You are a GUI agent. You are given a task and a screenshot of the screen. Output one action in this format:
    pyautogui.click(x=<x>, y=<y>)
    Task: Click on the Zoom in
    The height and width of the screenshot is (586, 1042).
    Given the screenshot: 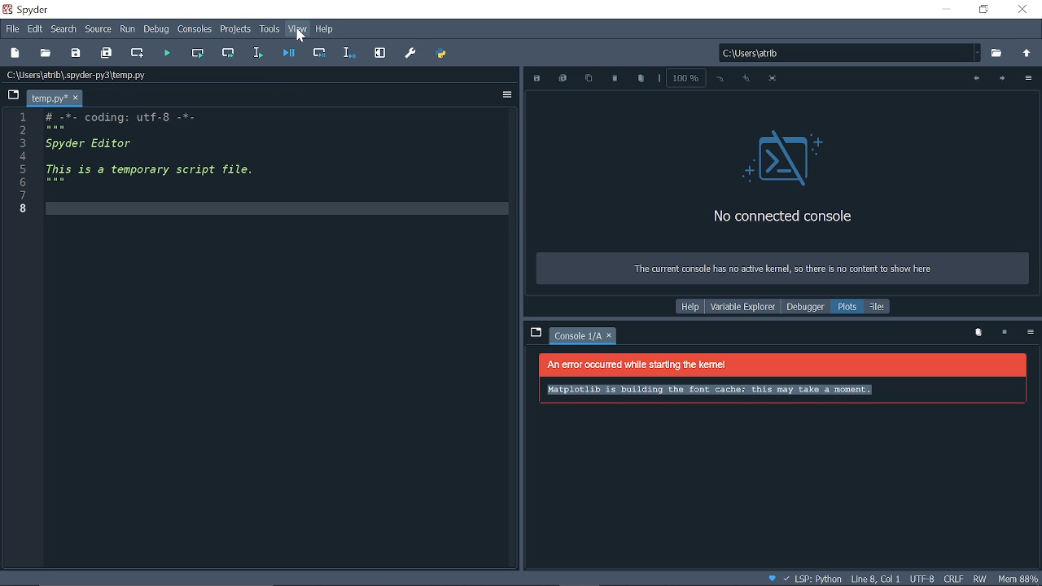 What is the action you would take?
    pyautogui.click(x=746, y=79)
    